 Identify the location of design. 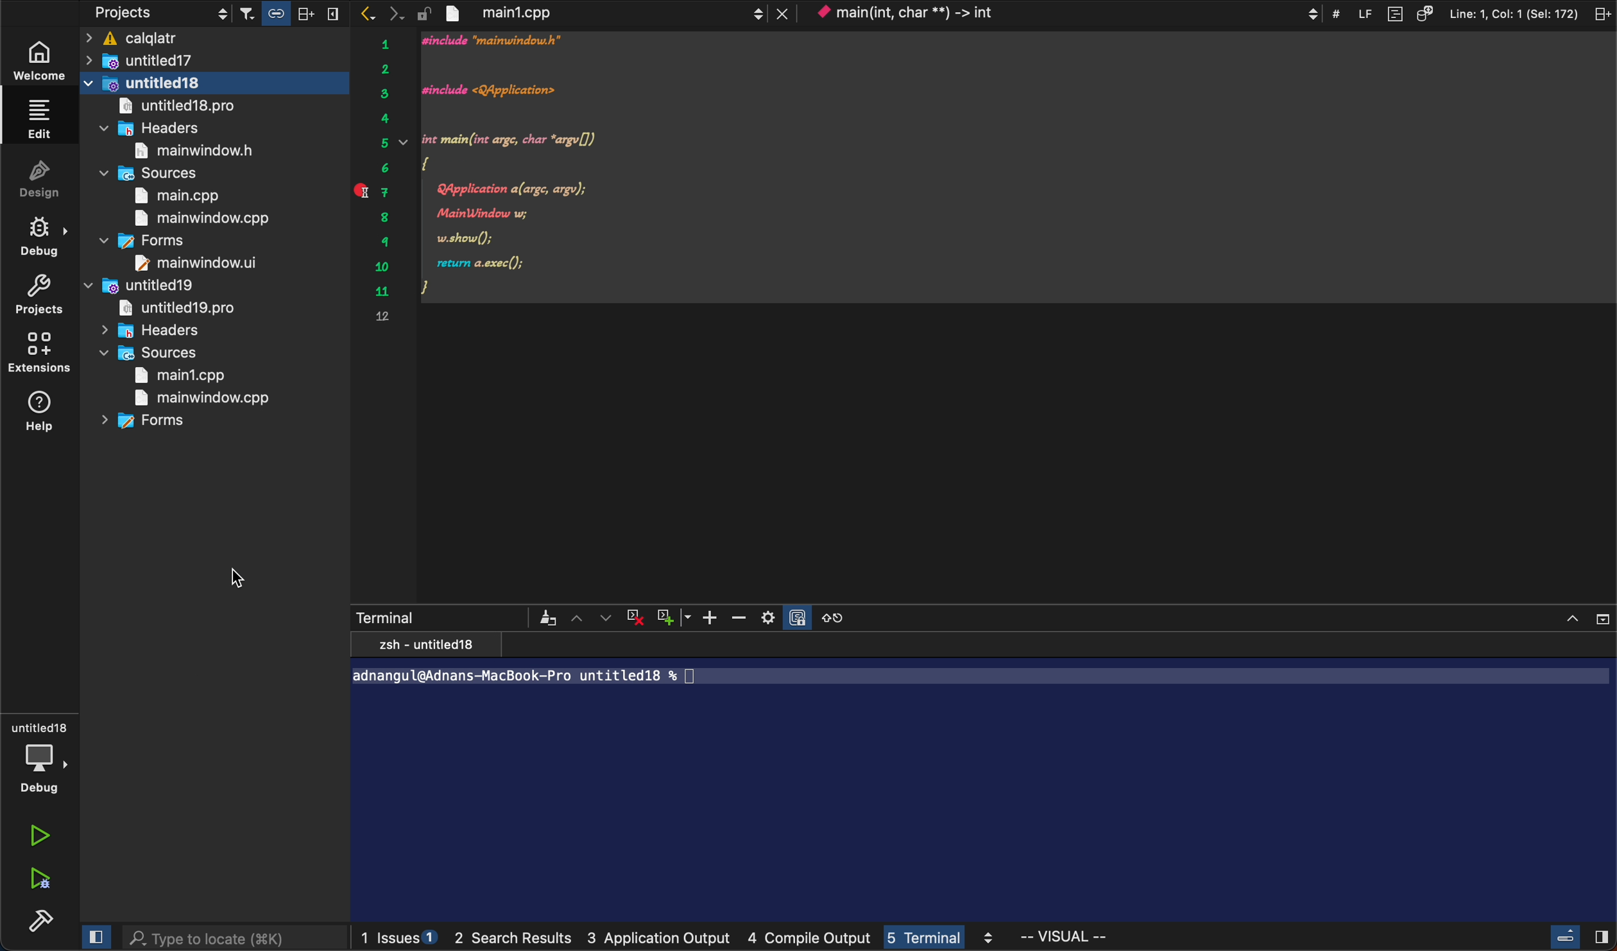
(38, 179).